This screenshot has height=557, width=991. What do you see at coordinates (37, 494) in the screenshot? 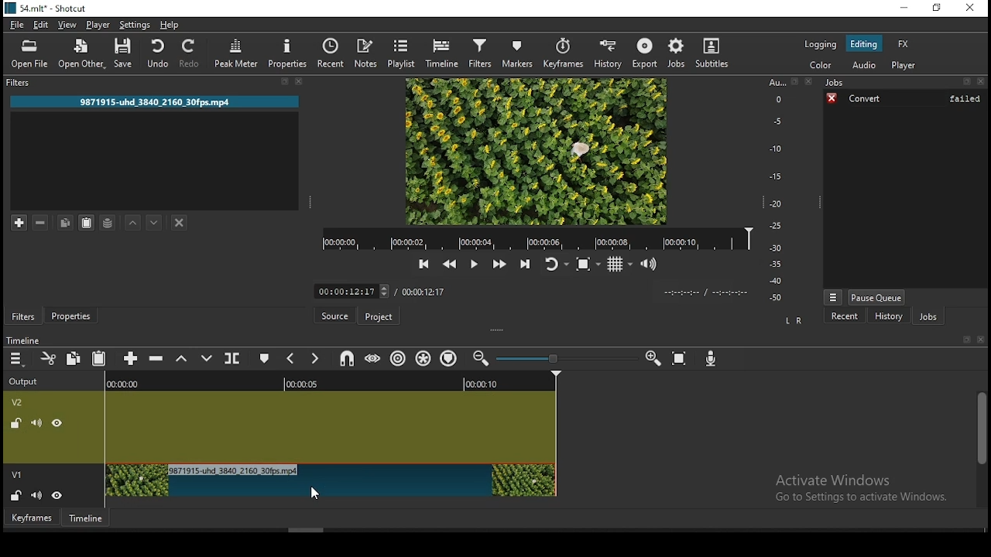
I see `(un)mute` at bounding box center [37, 494].